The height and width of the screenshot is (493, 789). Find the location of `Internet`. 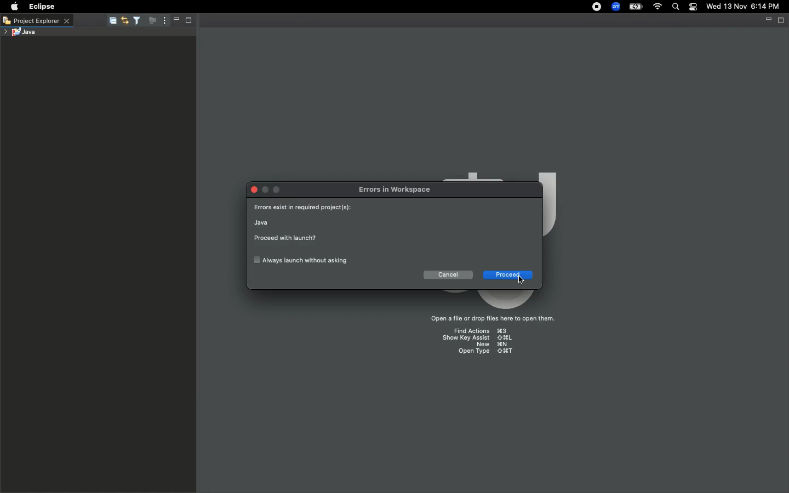

Internet is located at coordinates (656, 8).